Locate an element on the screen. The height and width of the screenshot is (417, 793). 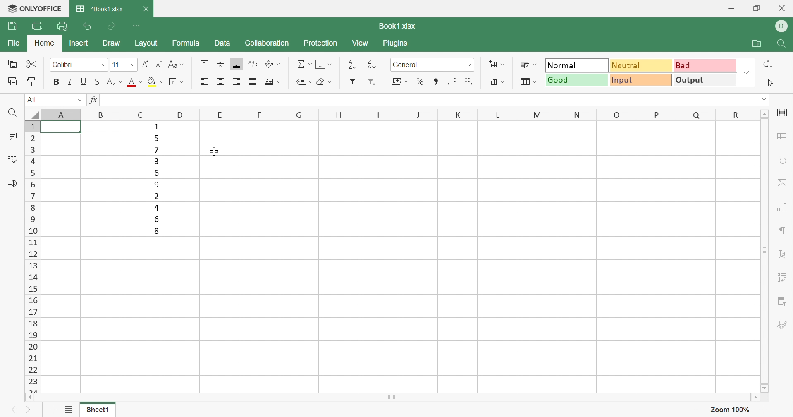
Drop Down is located at coordinates (103, 65).